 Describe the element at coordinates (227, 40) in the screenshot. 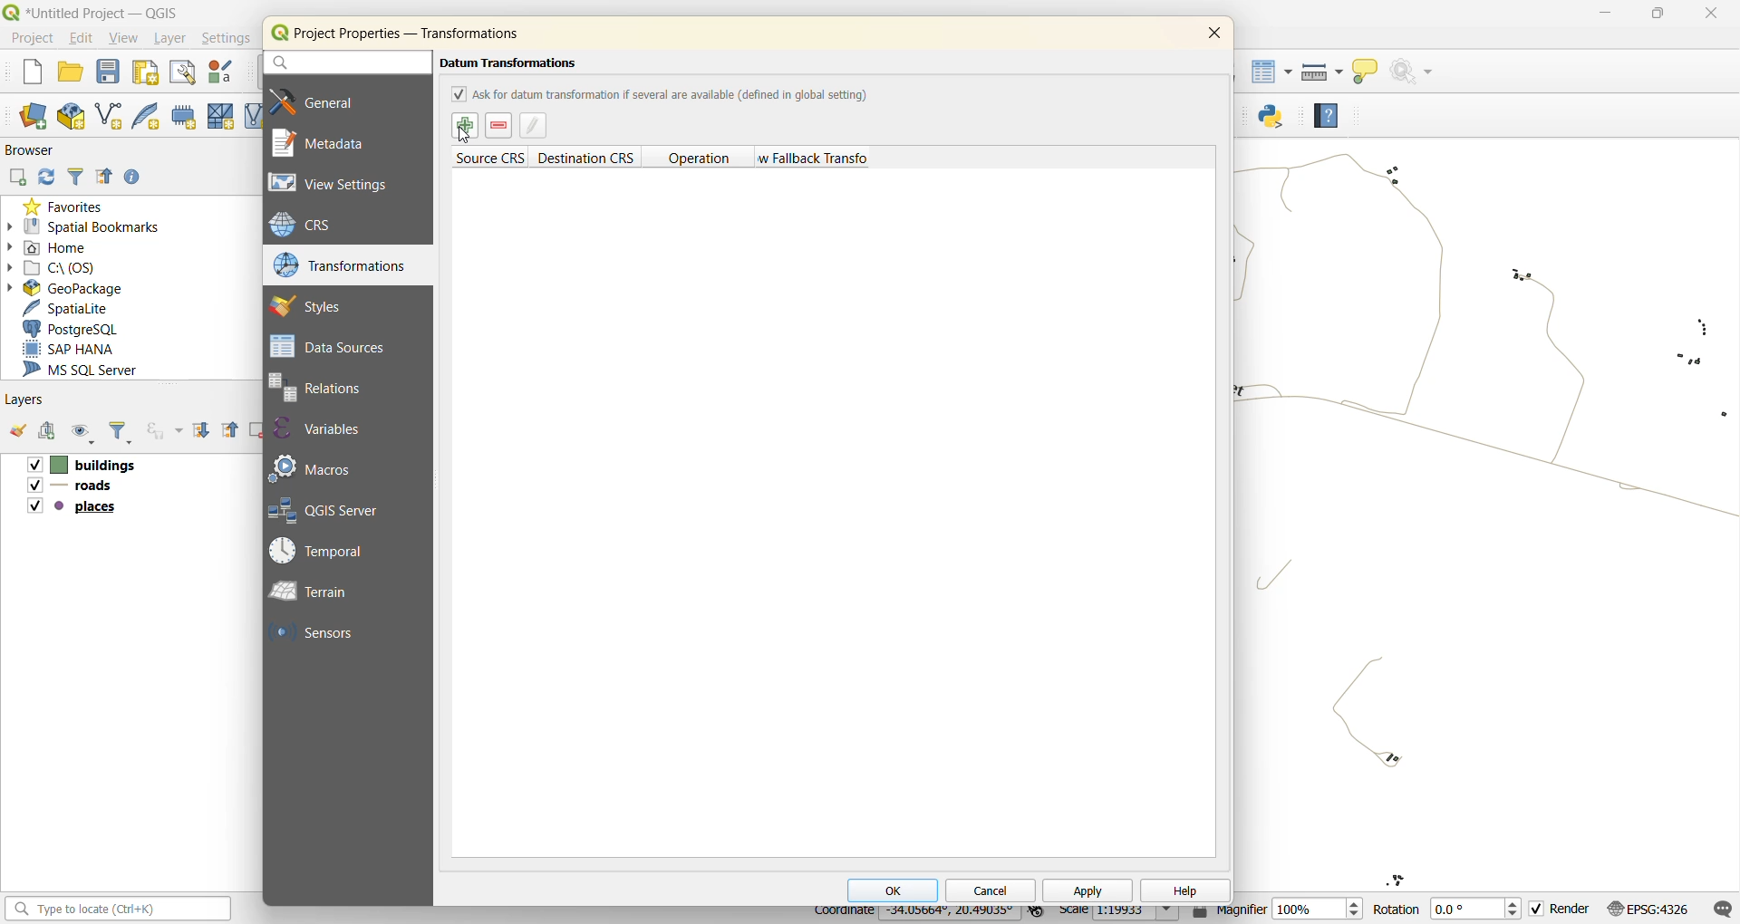

I see `settings` at that location.